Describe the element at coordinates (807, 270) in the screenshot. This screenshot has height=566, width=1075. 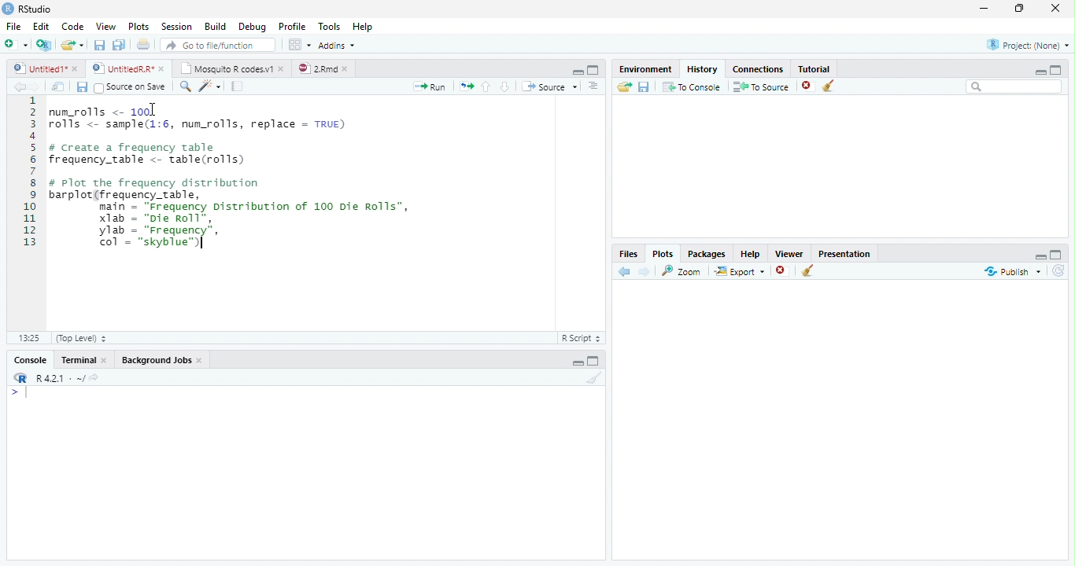
I see `Clear` at that location.